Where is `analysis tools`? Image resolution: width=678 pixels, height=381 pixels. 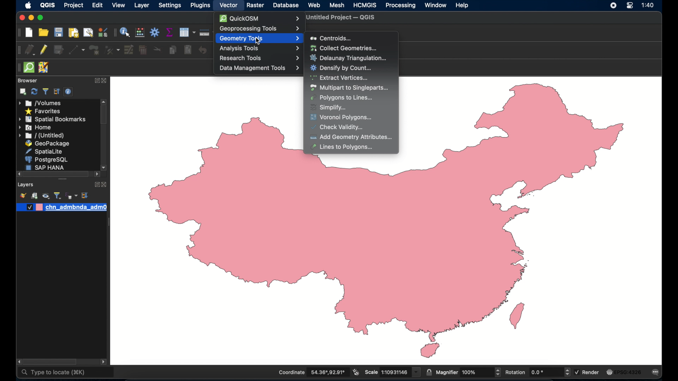 analysis tools is located at coordinates (258, 49).